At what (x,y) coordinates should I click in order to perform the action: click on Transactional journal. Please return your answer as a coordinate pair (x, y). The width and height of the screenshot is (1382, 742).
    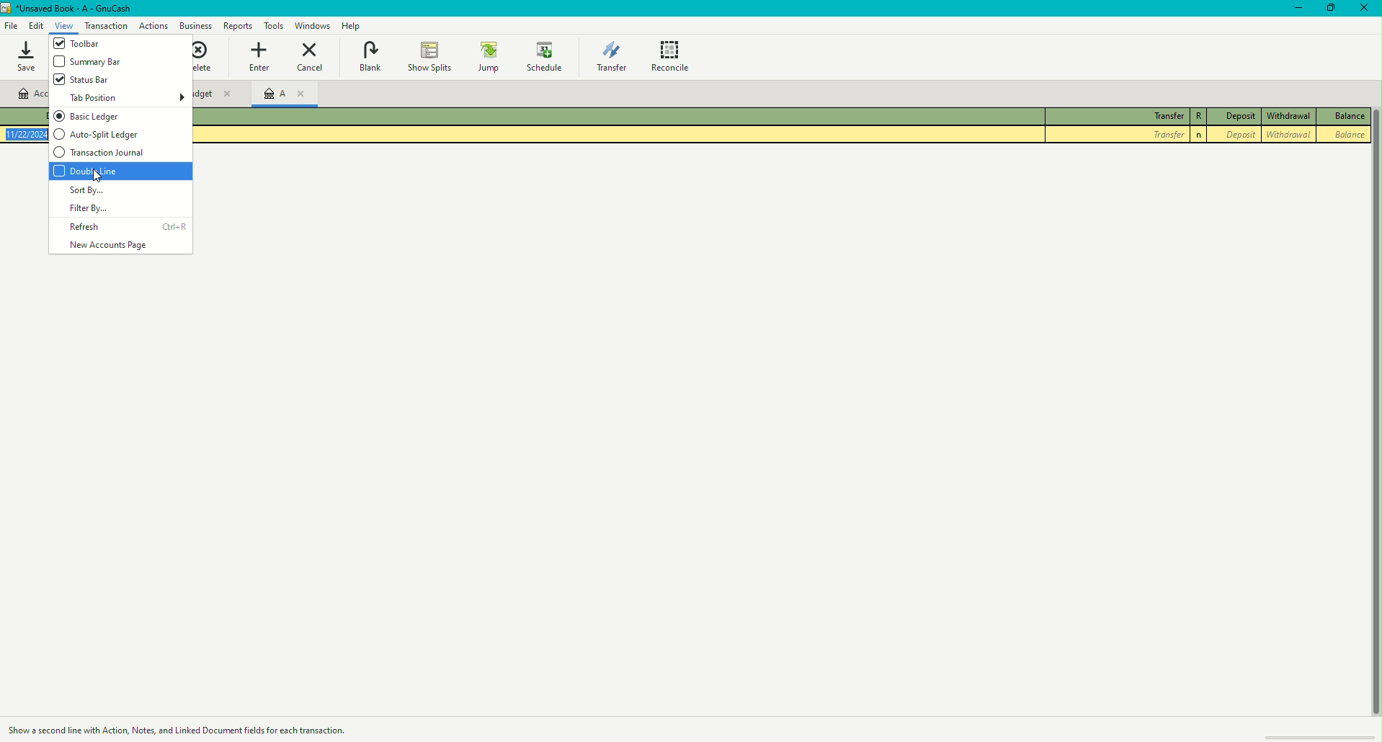
    Looking at the image, I should click on (102, 153).